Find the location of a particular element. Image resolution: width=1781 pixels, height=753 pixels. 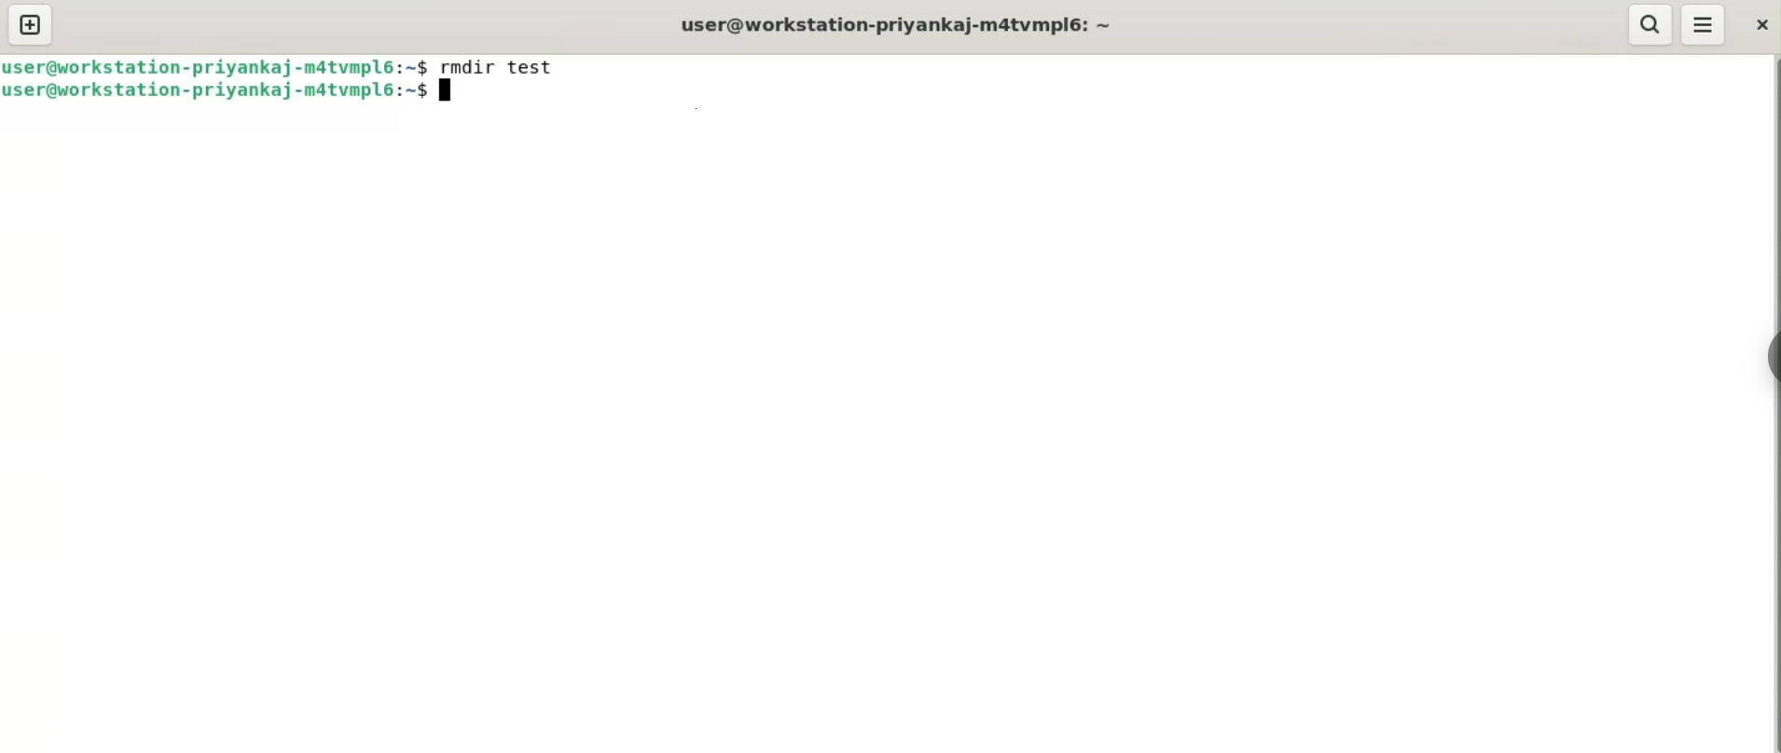

cursor is located at coordinates (449, 94).